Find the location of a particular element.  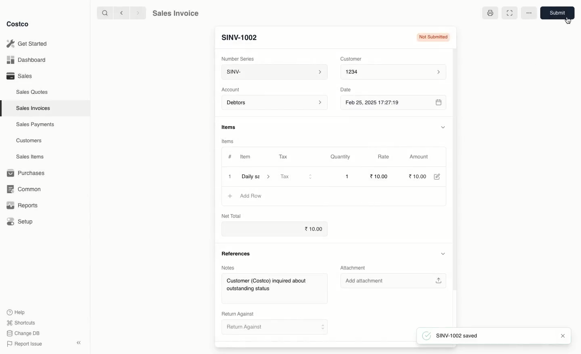

Sales Invoice is located at coordinates (177, 13).